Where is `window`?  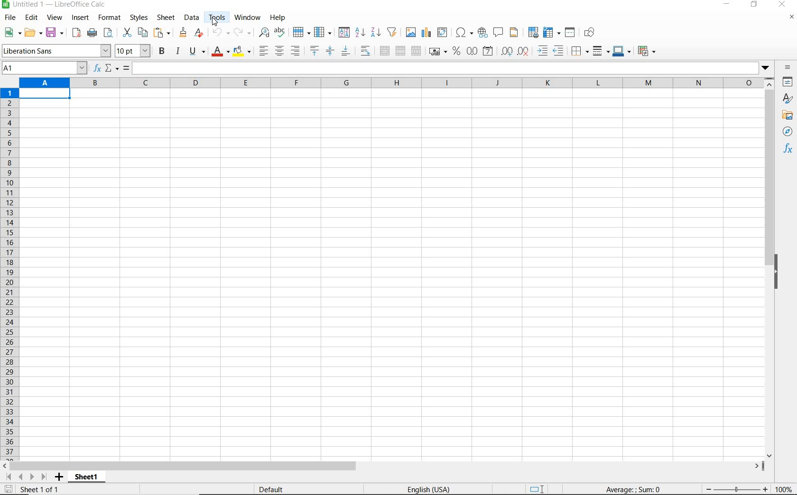 window is located at coordinates (247, 18).